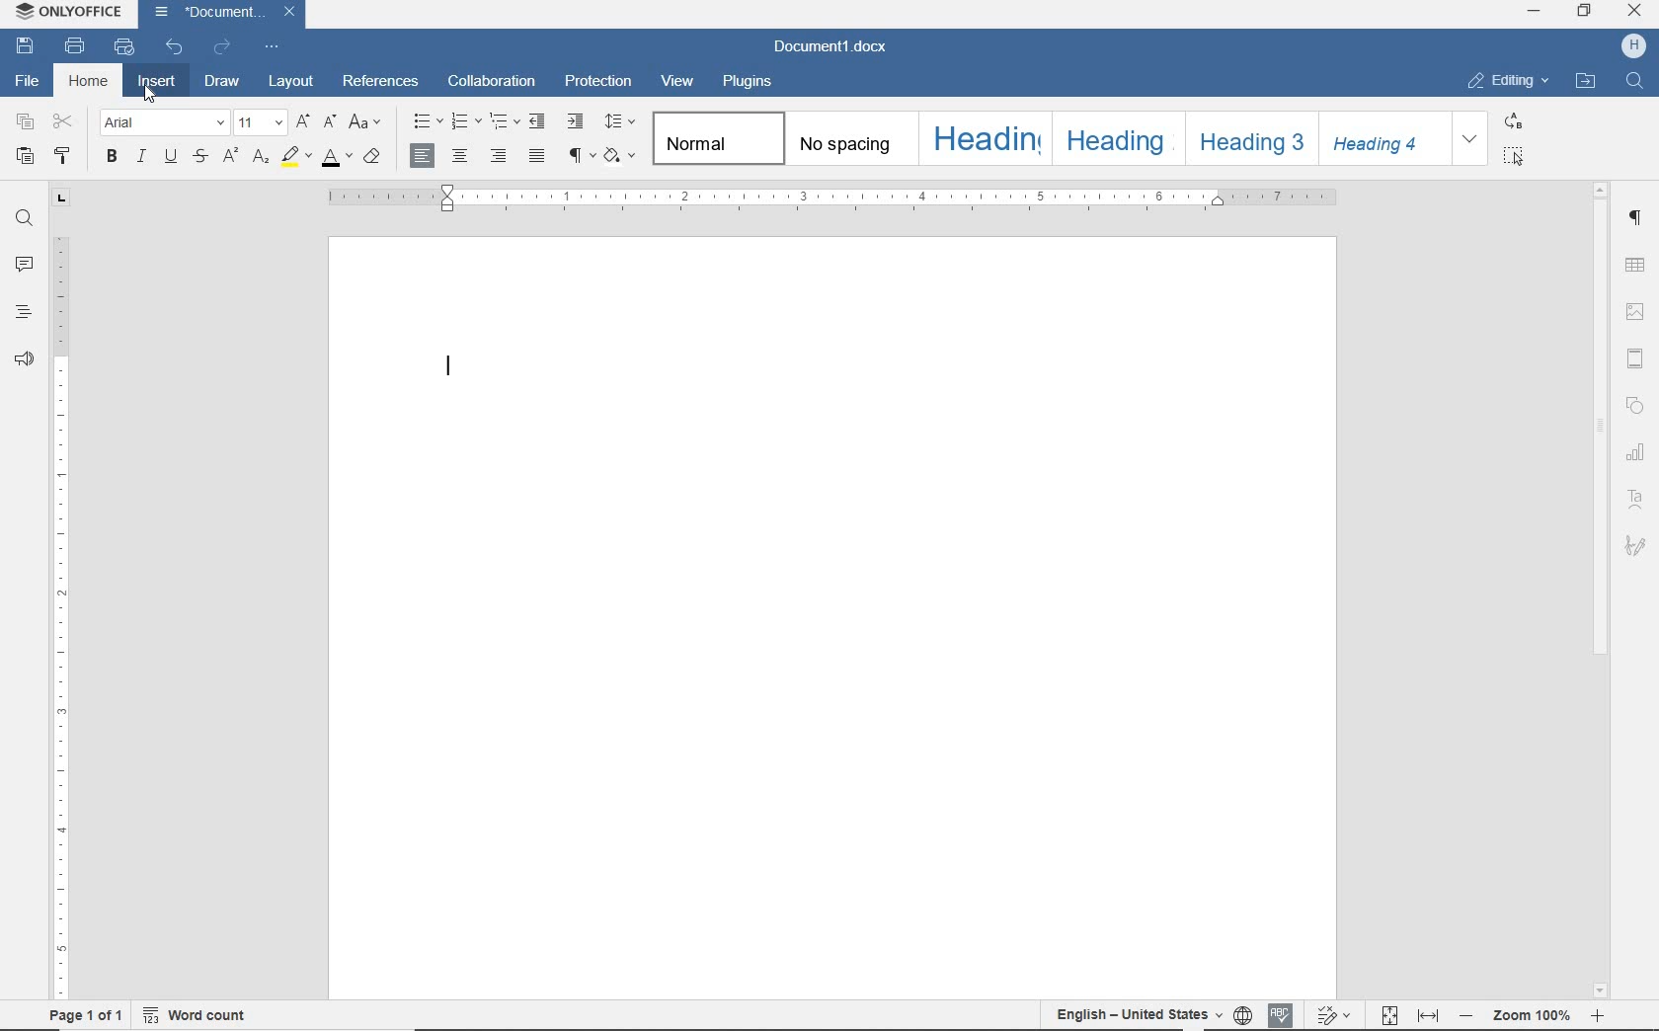 This screenshot has width=1659, height=1031. What do you see at coordinates (227, 13) in the screenshot?
I see `Document1(document name)` at bounding box center [227, 13].